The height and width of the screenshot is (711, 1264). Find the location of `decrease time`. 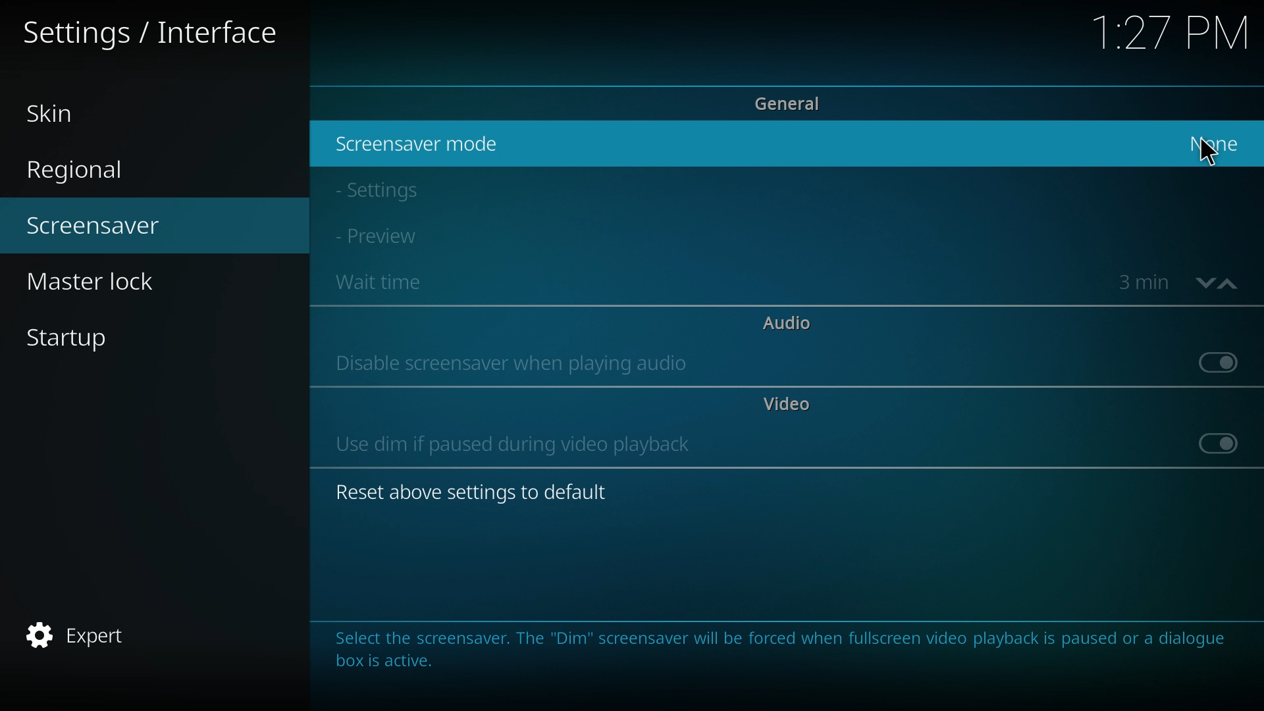

decrease time is located at coordinates (1202, 286).